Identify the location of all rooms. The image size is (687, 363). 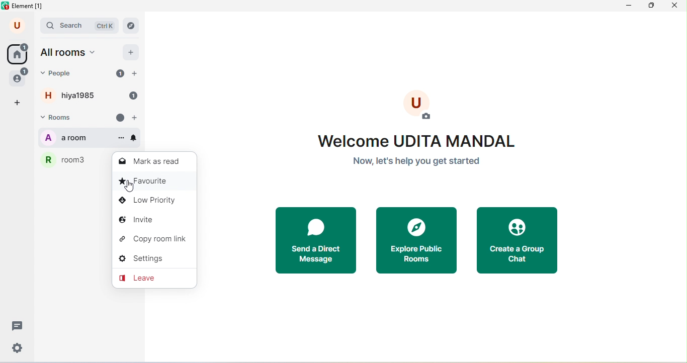
(71, 53).